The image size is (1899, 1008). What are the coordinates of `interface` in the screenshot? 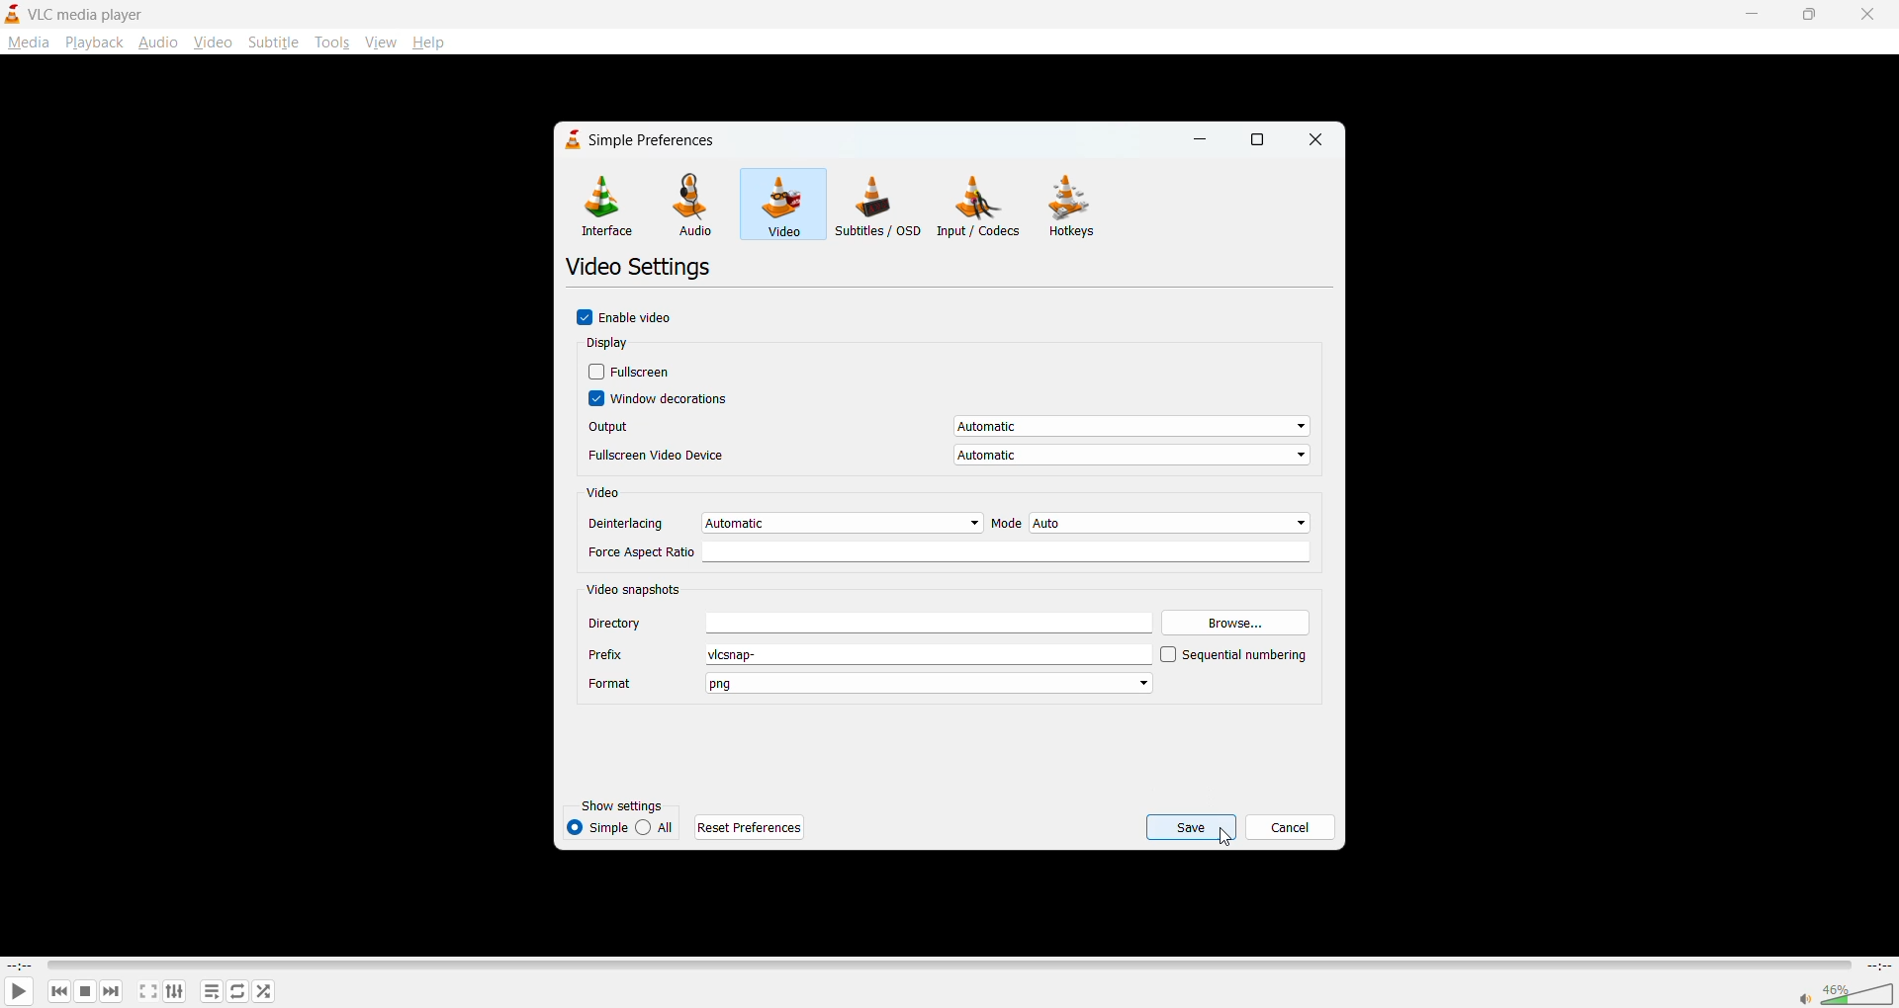 It's located at (605, 207).